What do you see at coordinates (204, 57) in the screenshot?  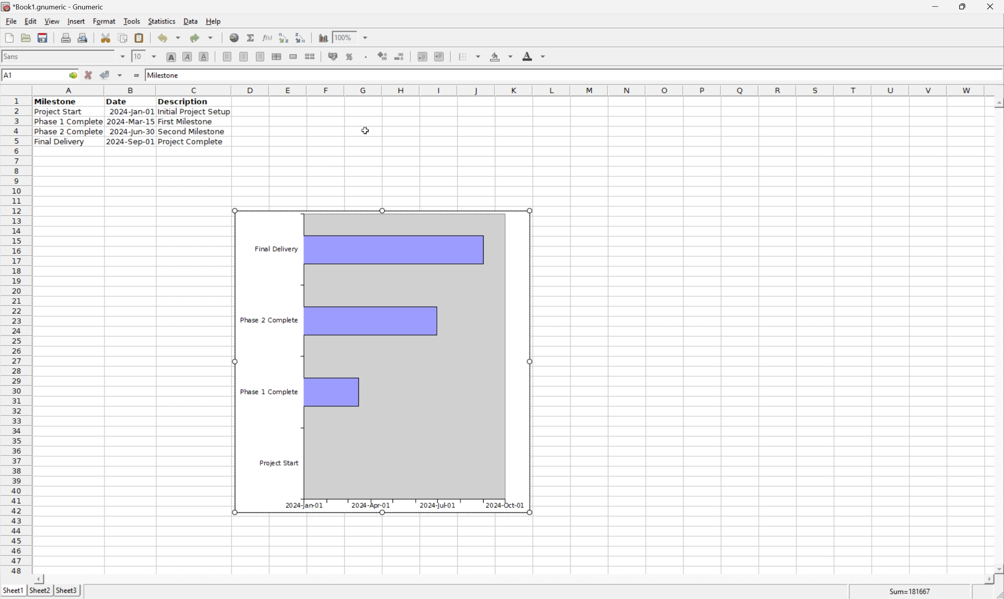 I see `underline` at bounding box center [204, 57].